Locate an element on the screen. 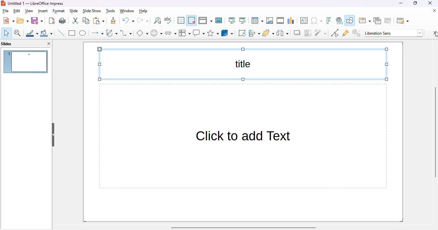 The height and width of the screenshot is (230, 438). table is located at coordinates (257, 21).